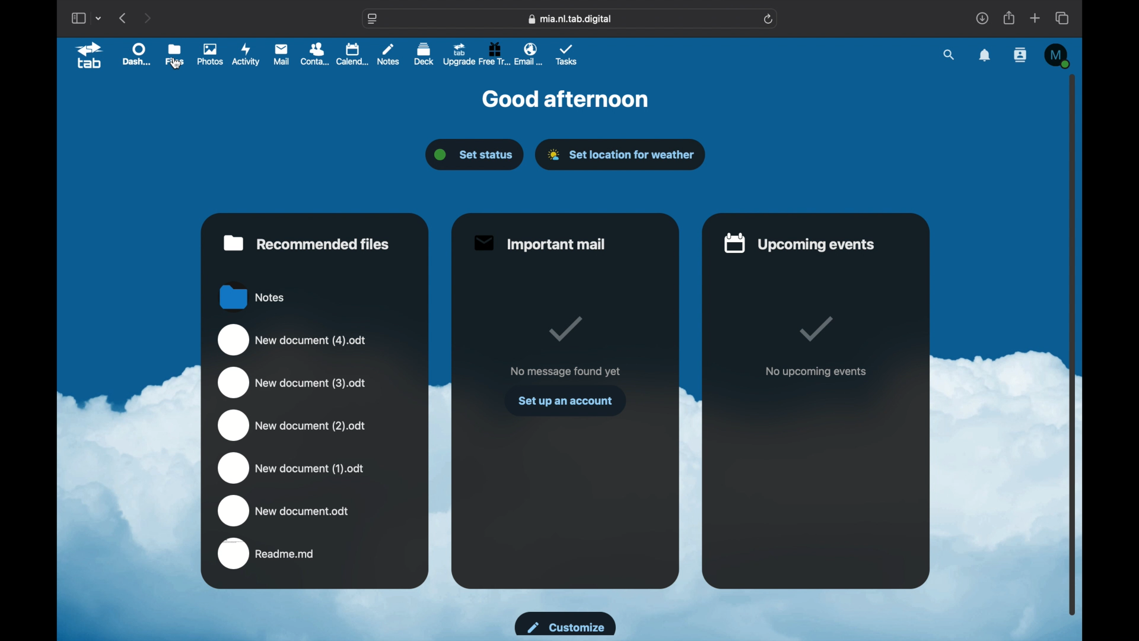  Describe the element at coordinates (1008, 18) in the screenshot. I see `share` at that location.